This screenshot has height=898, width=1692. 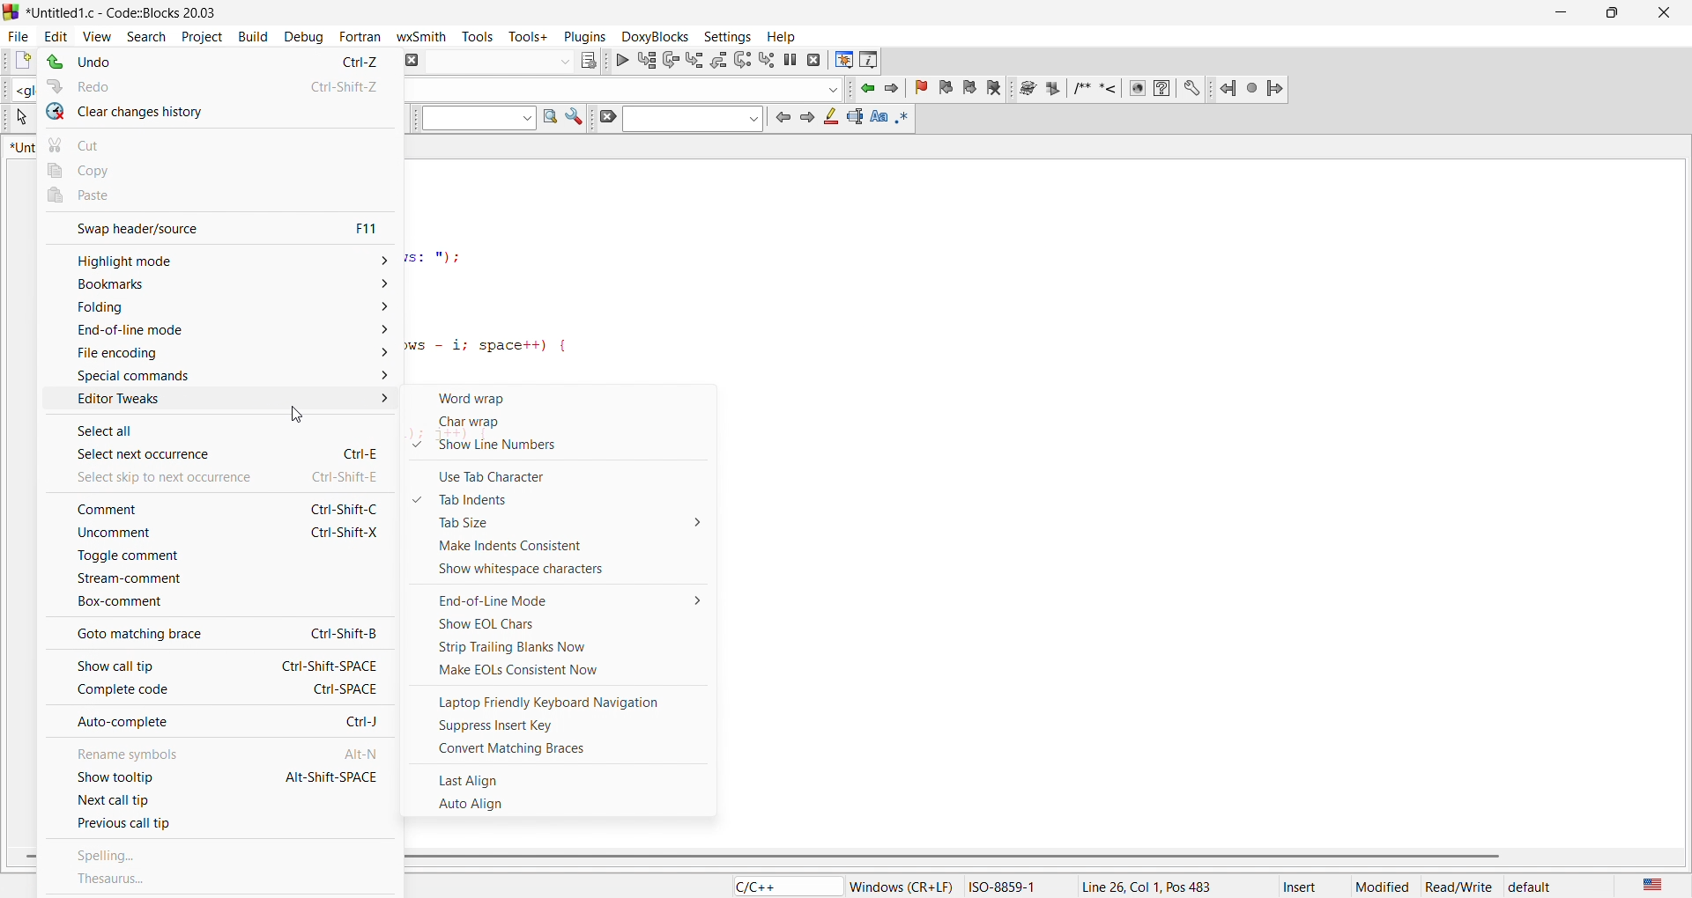 What do you see at coordinates (217, 143) in the screenshot?
I see `cut` at bounding box center [217, 143].